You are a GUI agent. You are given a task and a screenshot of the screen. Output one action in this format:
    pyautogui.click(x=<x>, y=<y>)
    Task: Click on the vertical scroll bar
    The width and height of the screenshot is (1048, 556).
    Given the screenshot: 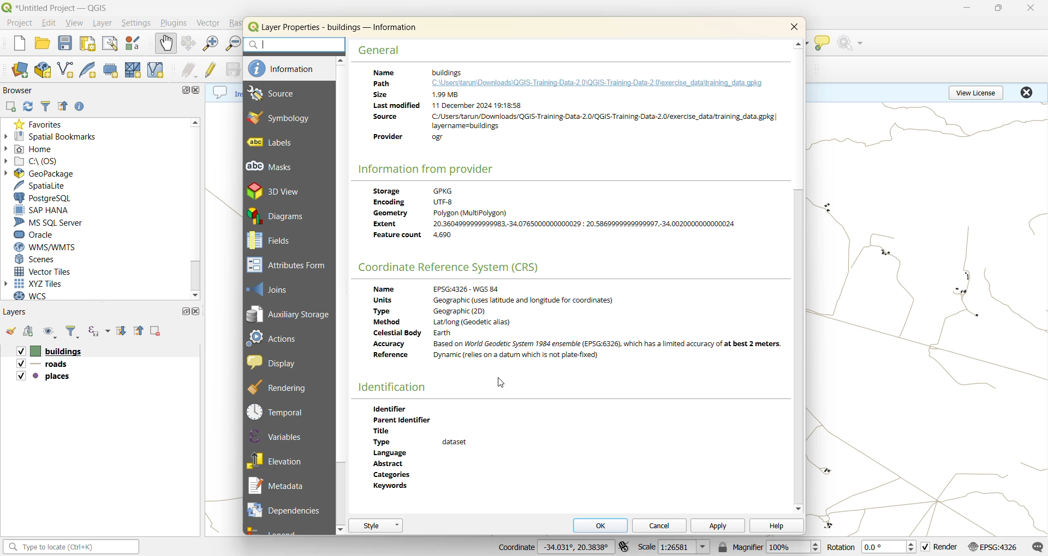 What is the action you would take?
    pyautogui.click(x=343, y=265)
    